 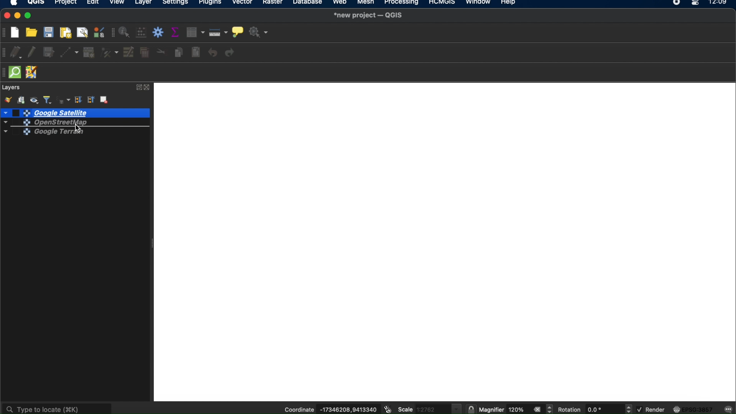 What do you see at coordinates (143, 3) in the screenshot?
I see `layer` at bounding box center [143, 3].